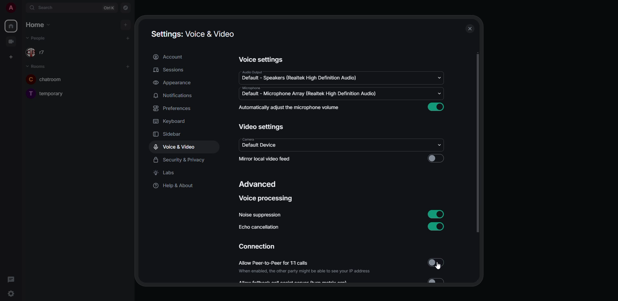 This screenshot has height=301, width=618. I want to click on voice processing, so click(267, 200).